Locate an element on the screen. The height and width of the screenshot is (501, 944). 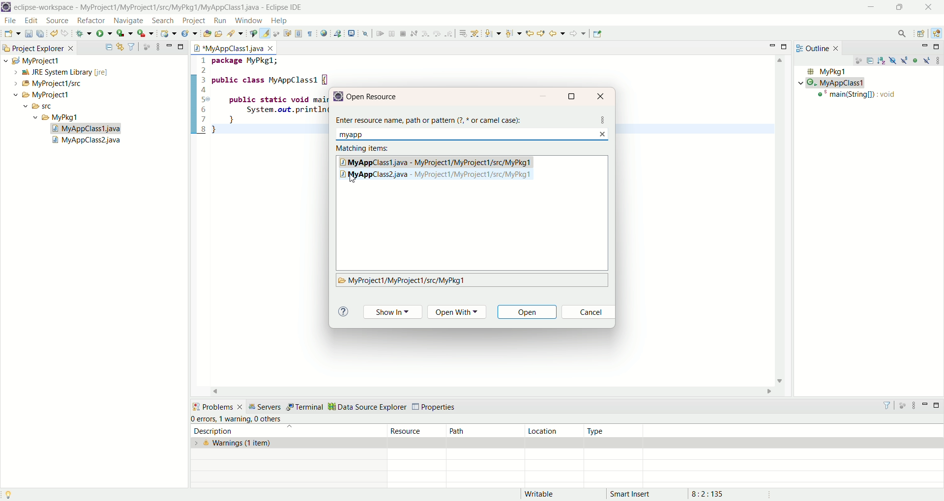
help is located at coordinates (343, 312).